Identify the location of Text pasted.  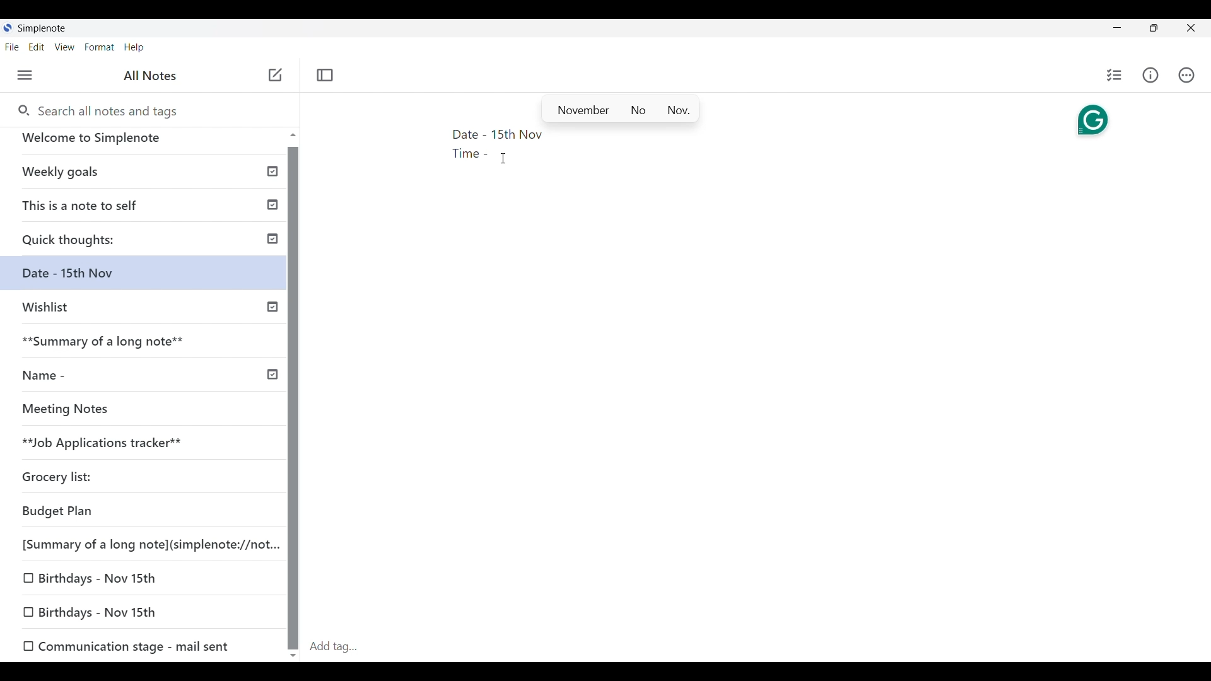
(469, 145).